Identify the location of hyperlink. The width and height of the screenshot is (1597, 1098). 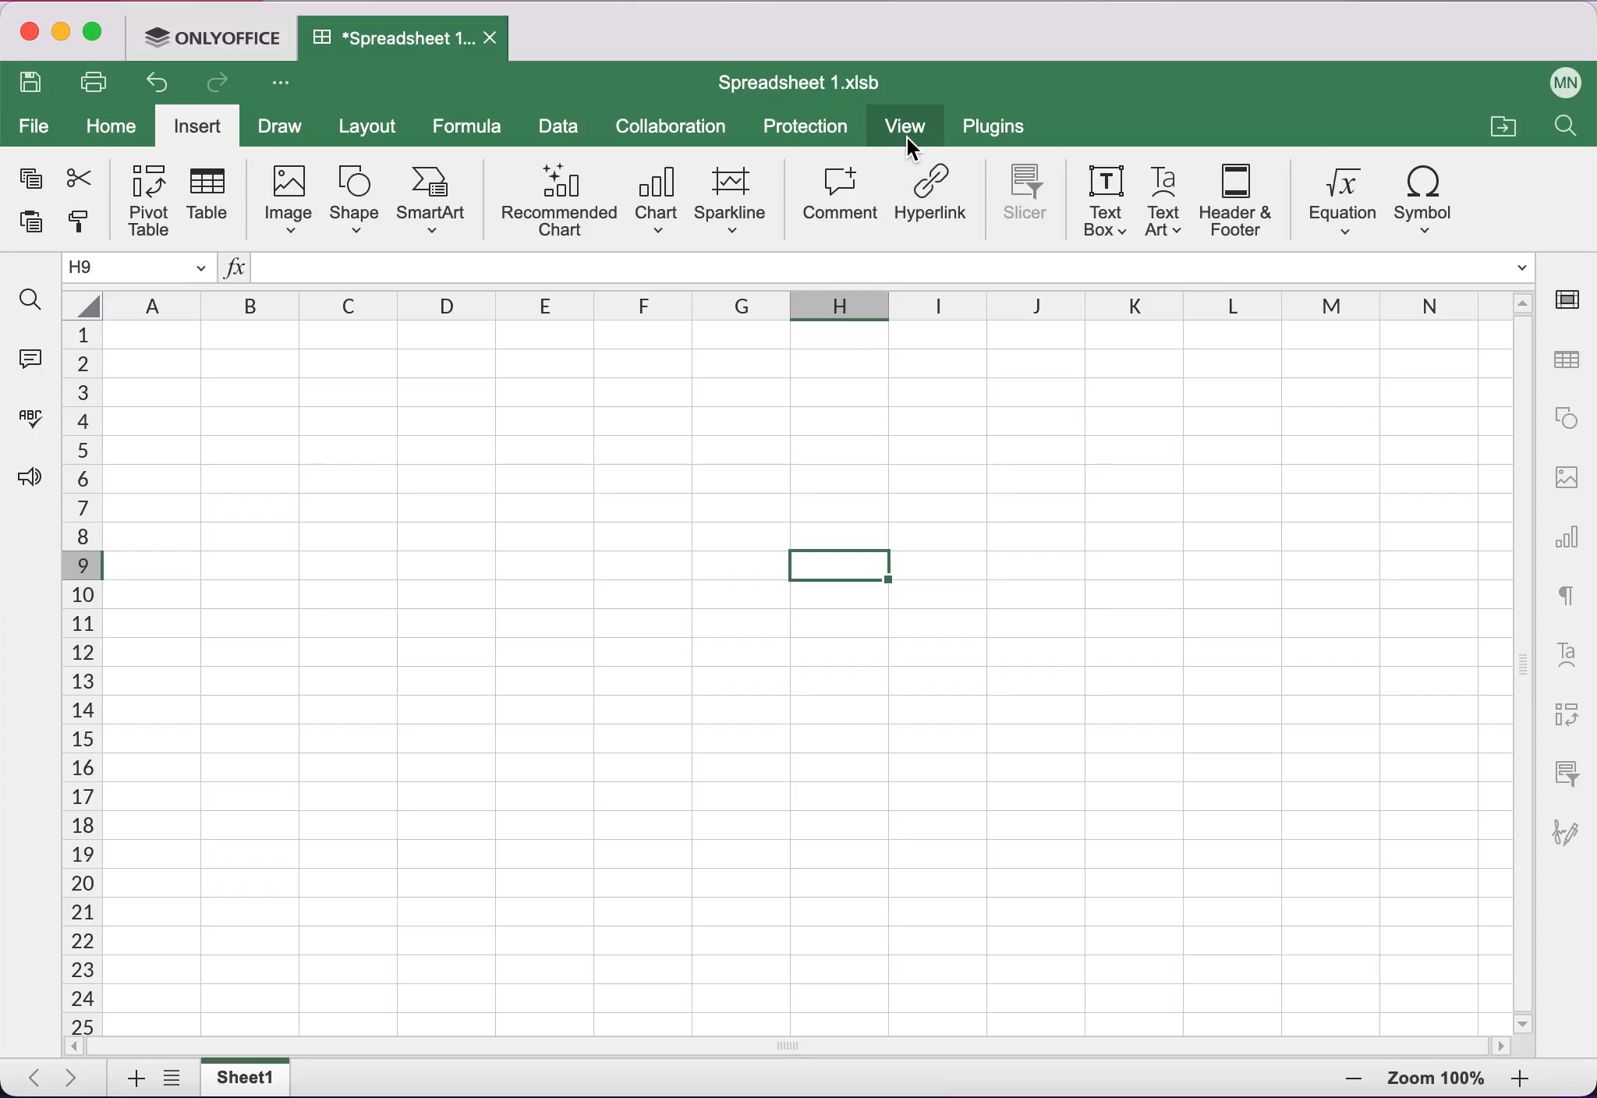
(933, 201).